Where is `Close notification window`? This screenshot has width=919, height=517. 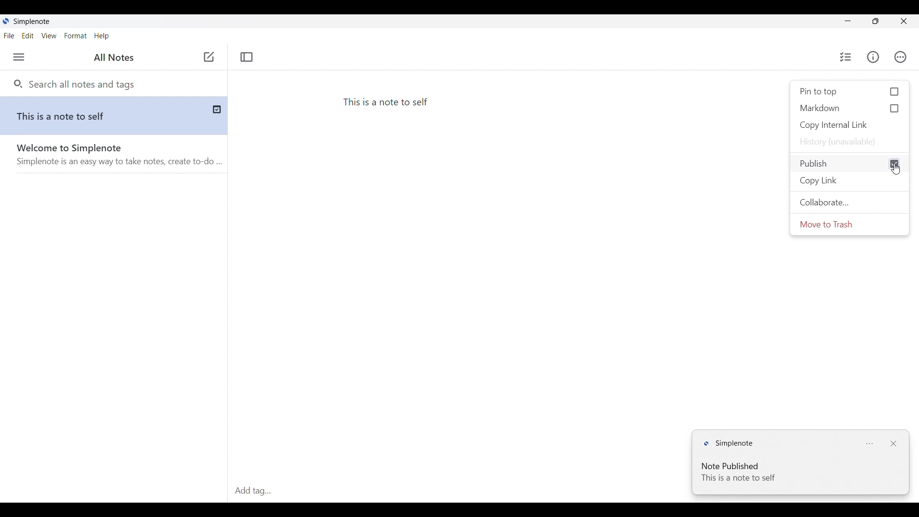 Close notification window is located at coordinates (894, 444).